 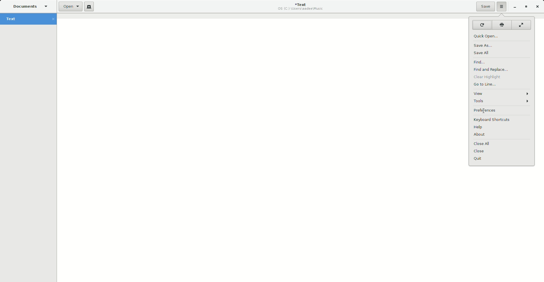 What do you see at coordinates (484, 144) in the screenshot?
I see `Close All` at bounding box center [484, 144].